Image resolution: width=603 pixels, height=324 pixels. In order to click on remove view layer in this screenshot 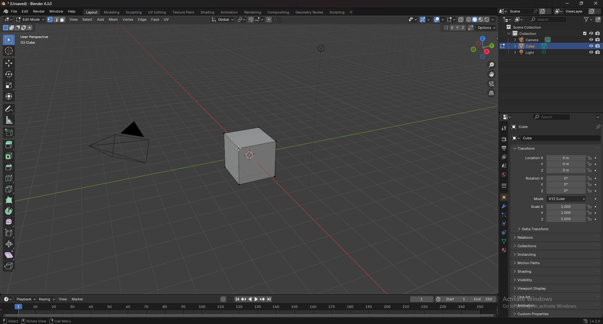, I will do `click(599, 11)`.